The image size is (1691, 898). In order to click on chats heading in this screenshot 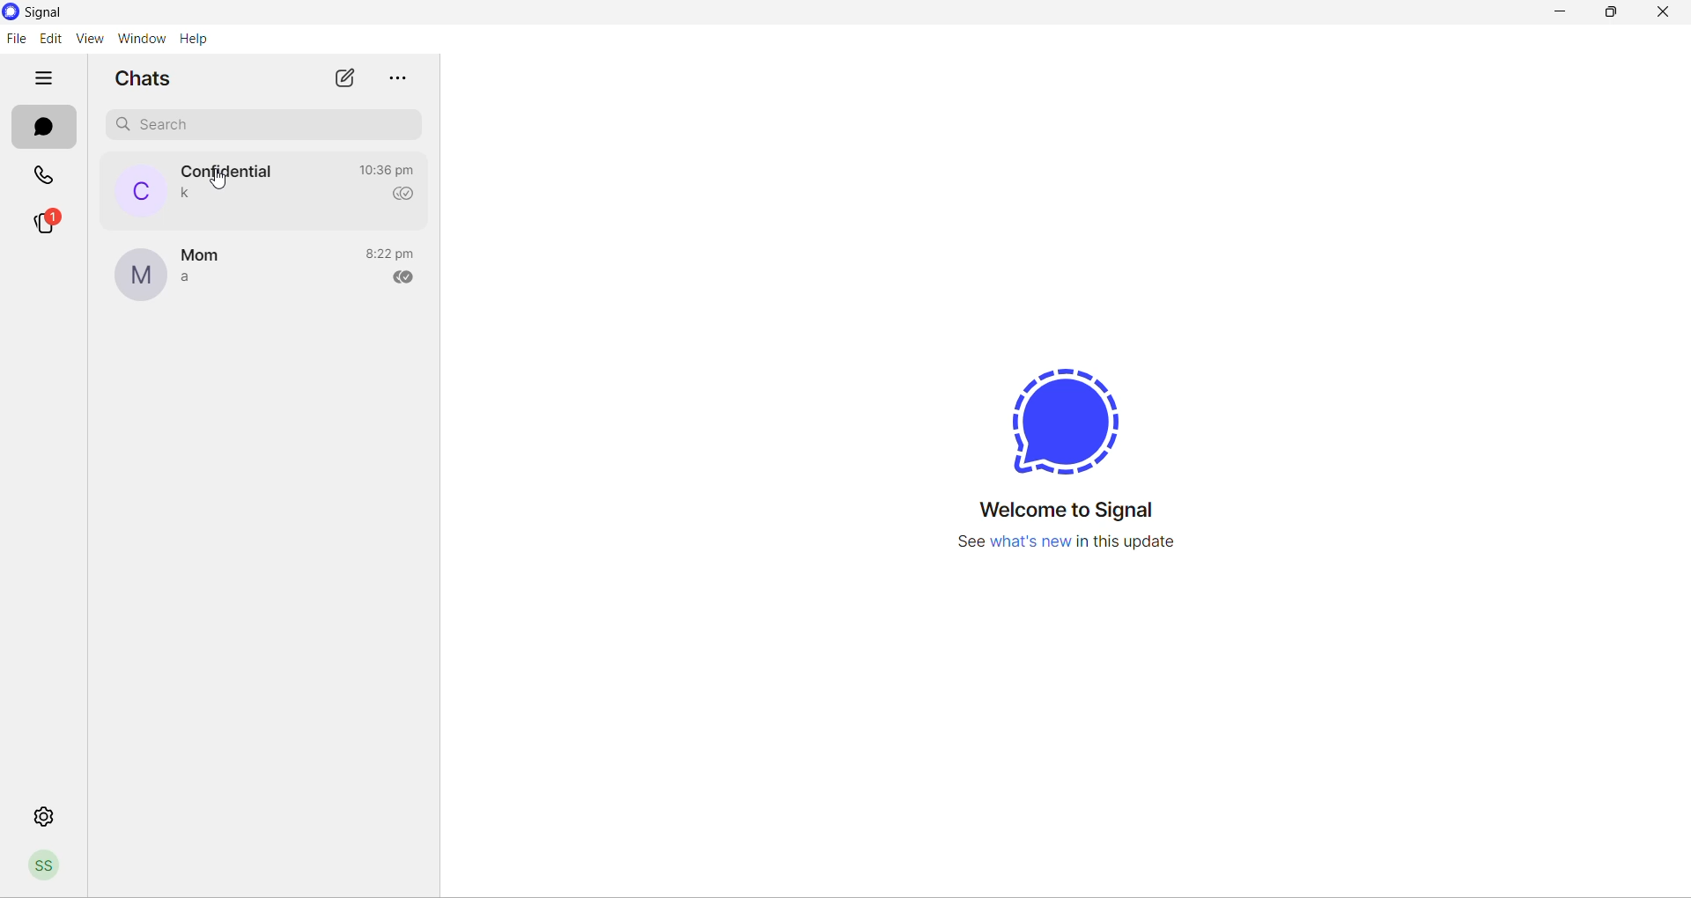, I will do `click(142, 78)`.